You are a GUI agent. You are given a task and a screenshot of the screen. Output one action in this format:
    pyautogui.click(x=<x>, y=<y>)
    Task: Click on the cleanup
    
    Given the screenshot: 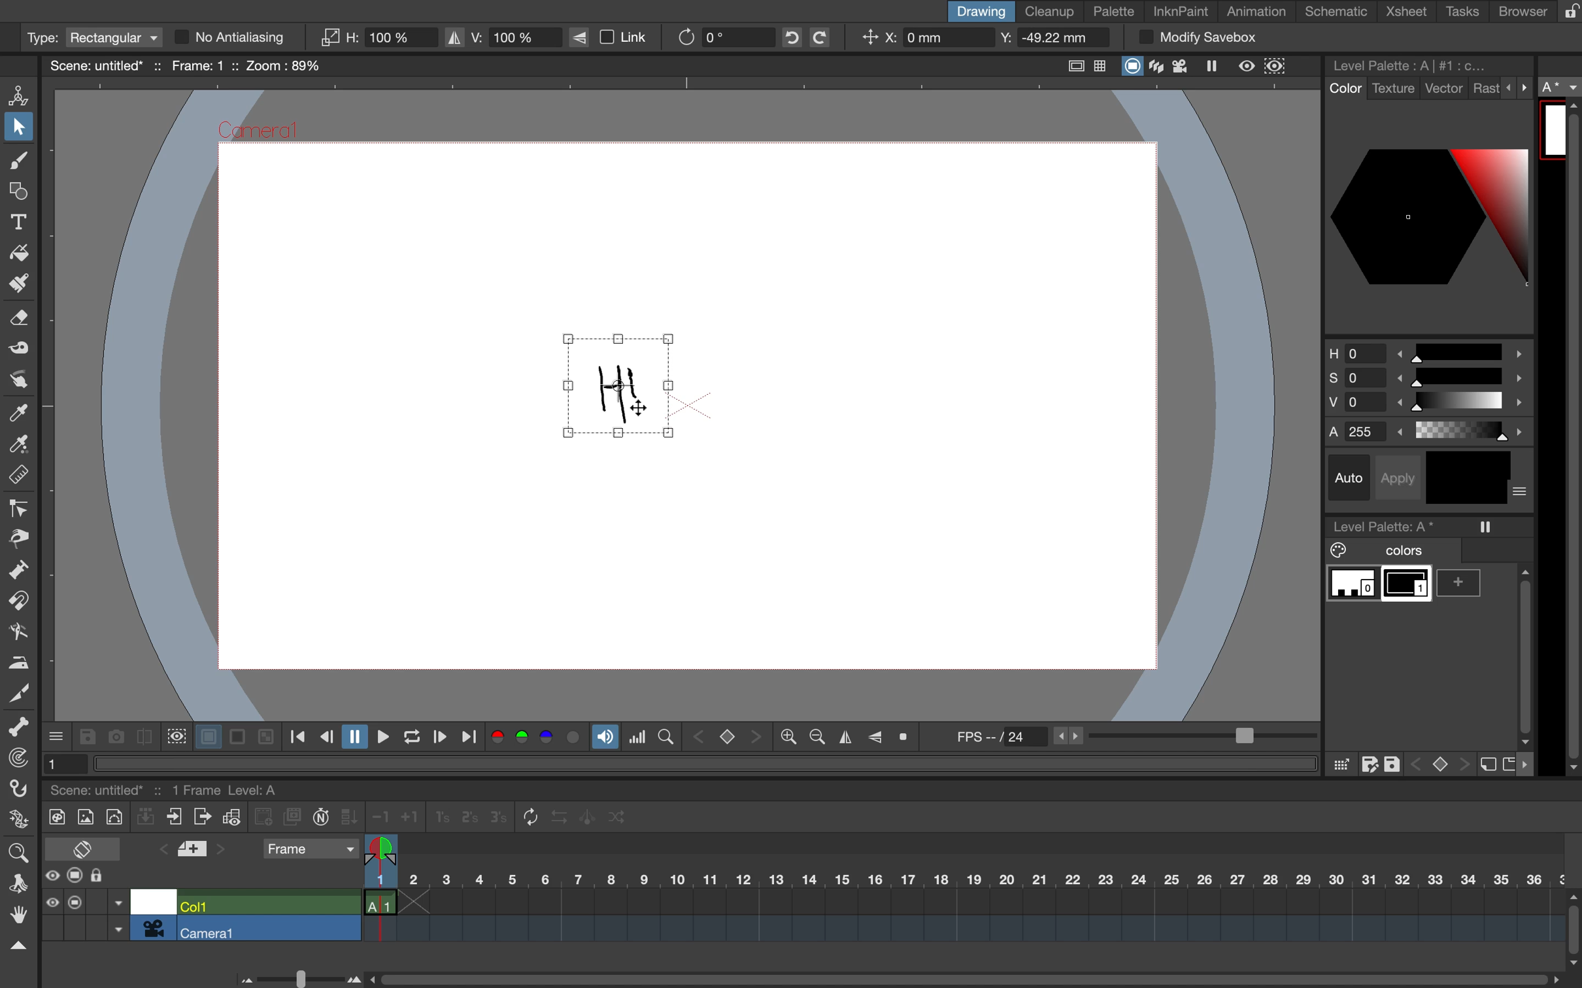 What is the action you would take?
    pyautogui.click(x=1051, y=10)
    